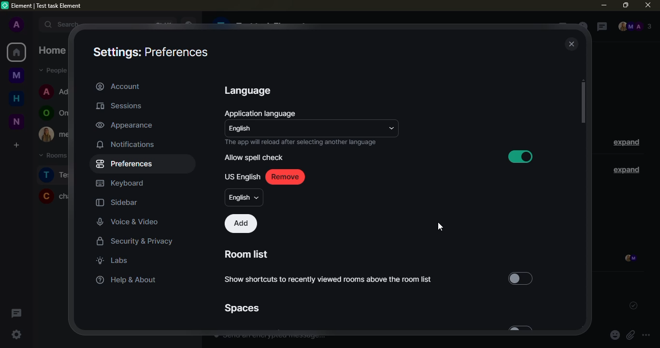 The image size is (660, 348). What do you see at coordinates (126, 164) in the screenshot?
I see `preferences` at bounding box center [126, 164].